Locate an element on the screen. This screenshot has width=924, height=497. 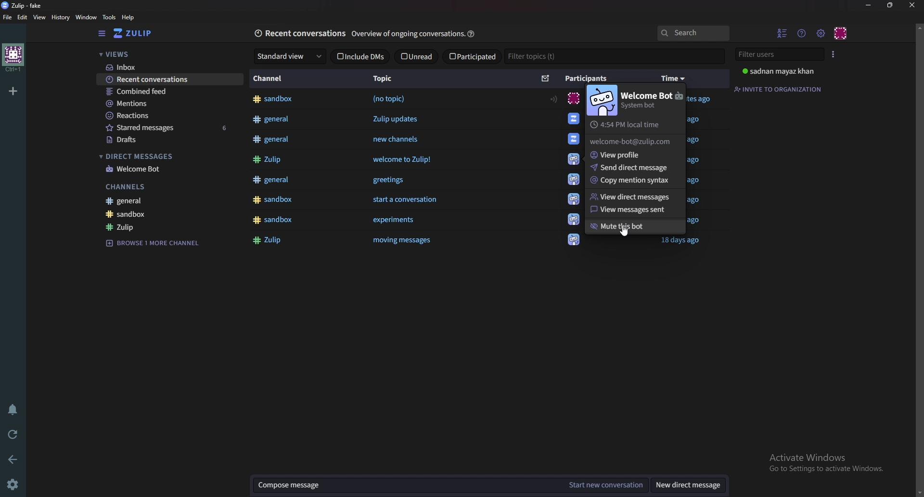
settings is located at coordinates (12, 484).